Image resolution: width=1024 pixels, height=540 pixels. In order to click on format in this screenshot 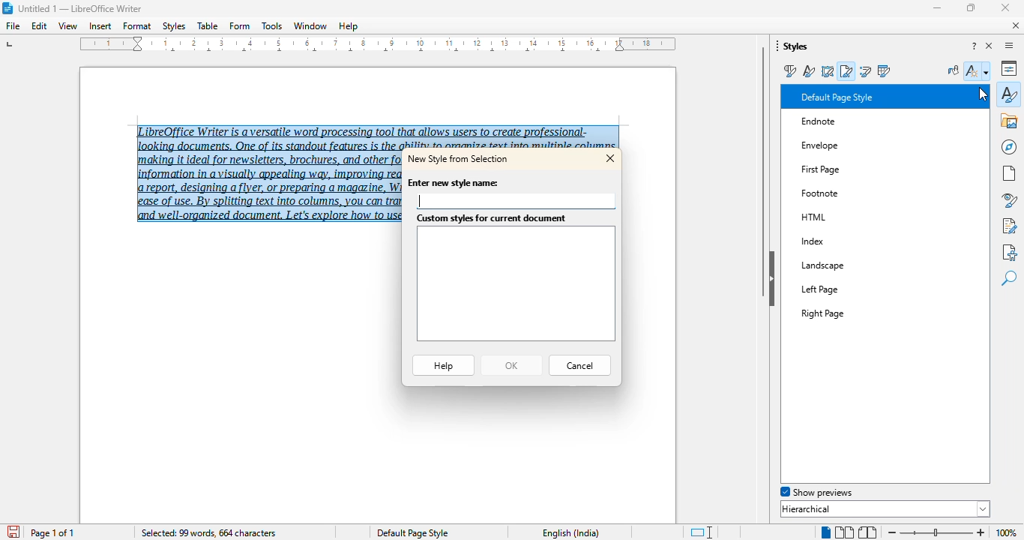, I will do `click(137, 25)`.